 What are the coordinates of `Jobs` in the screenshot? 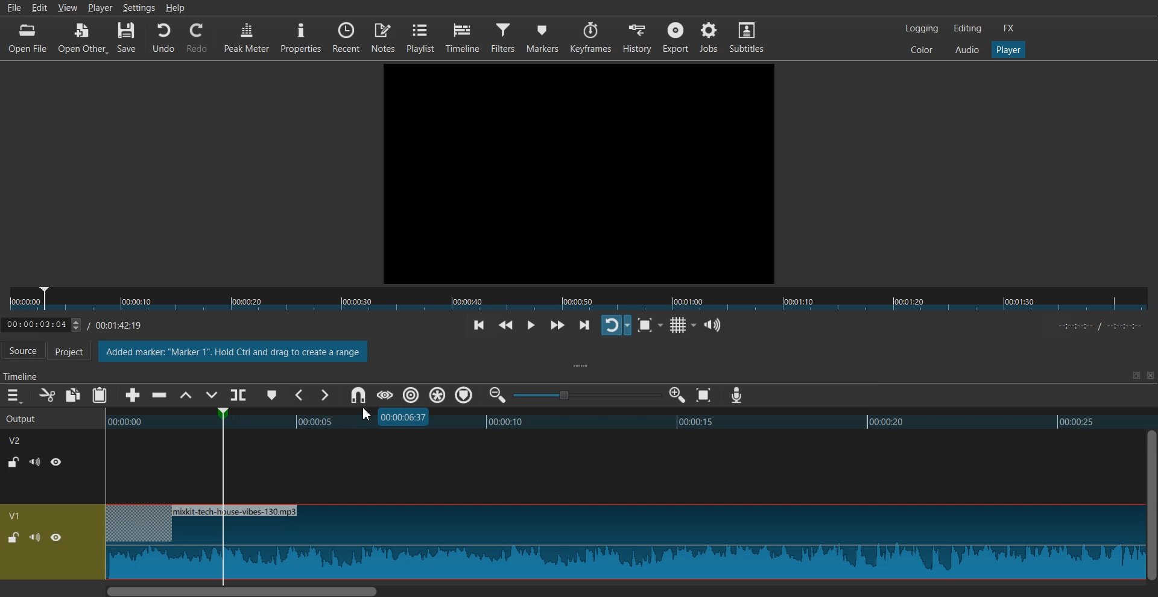 It's located at (708, 36).